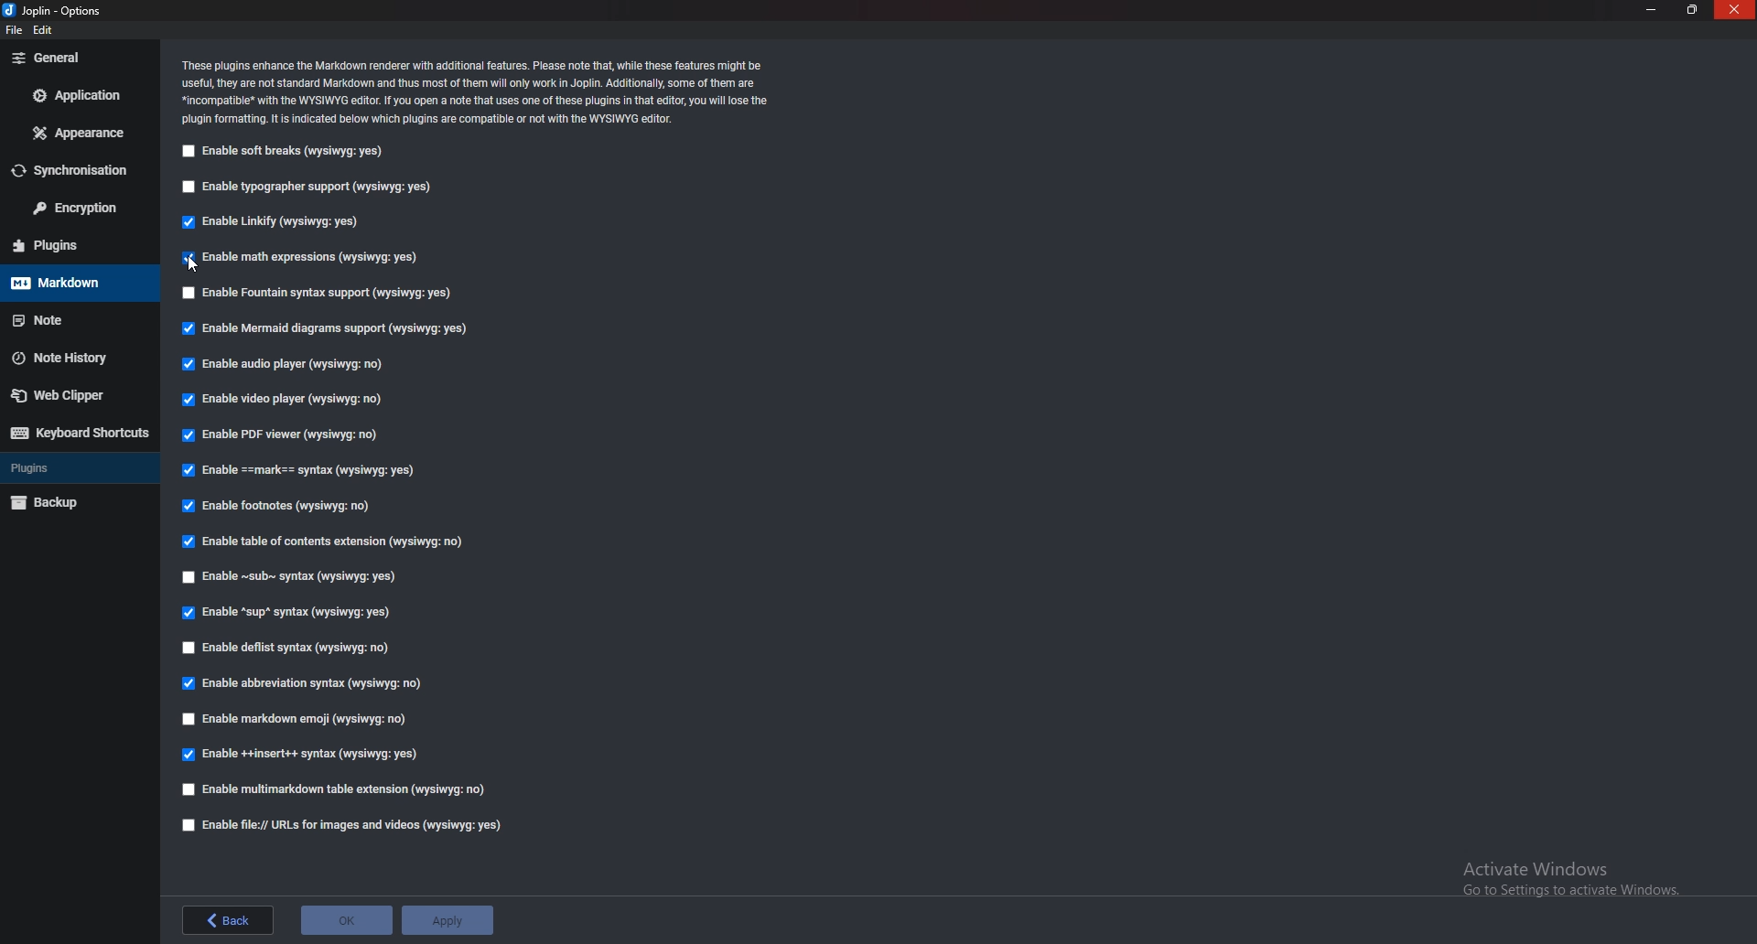  What do you see at coordinates (289, 151) in the screenshot?
I see `enable soft breaks` at bounding box center [289, 151].